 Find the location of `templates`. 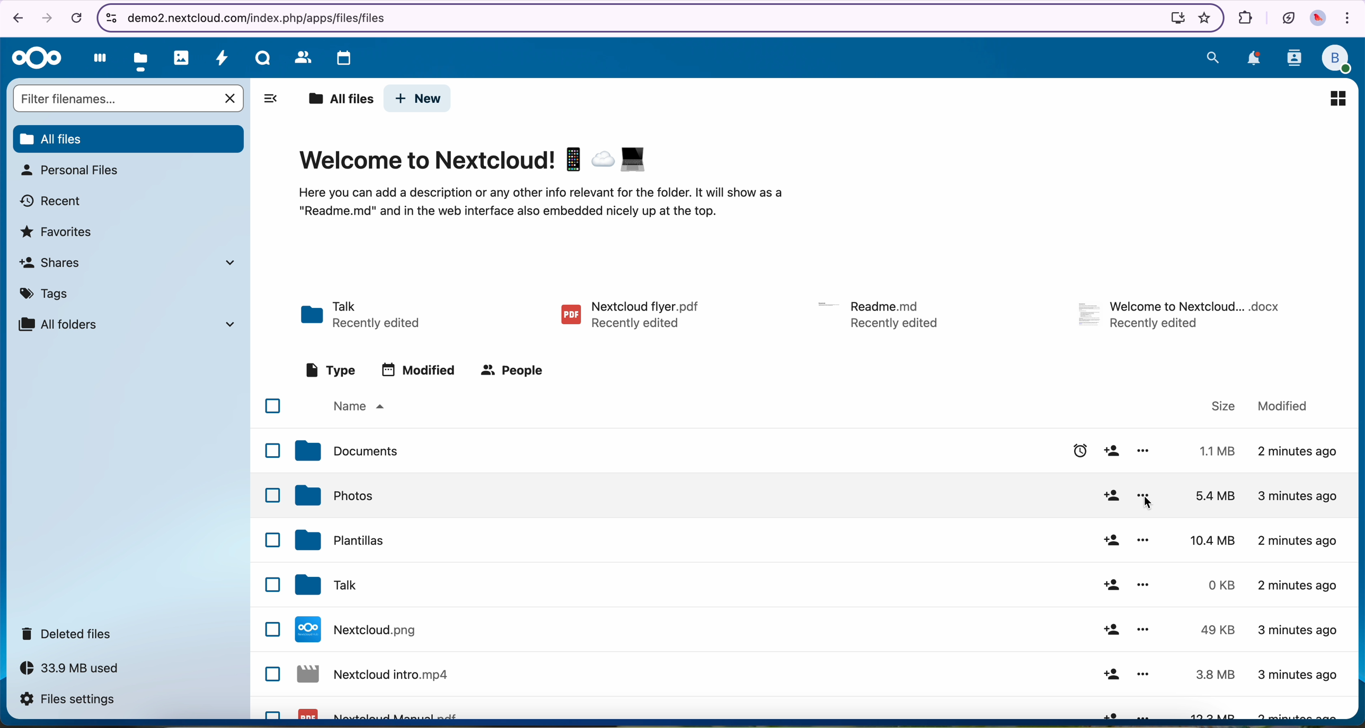

templates is located at coordinates (342, 542).